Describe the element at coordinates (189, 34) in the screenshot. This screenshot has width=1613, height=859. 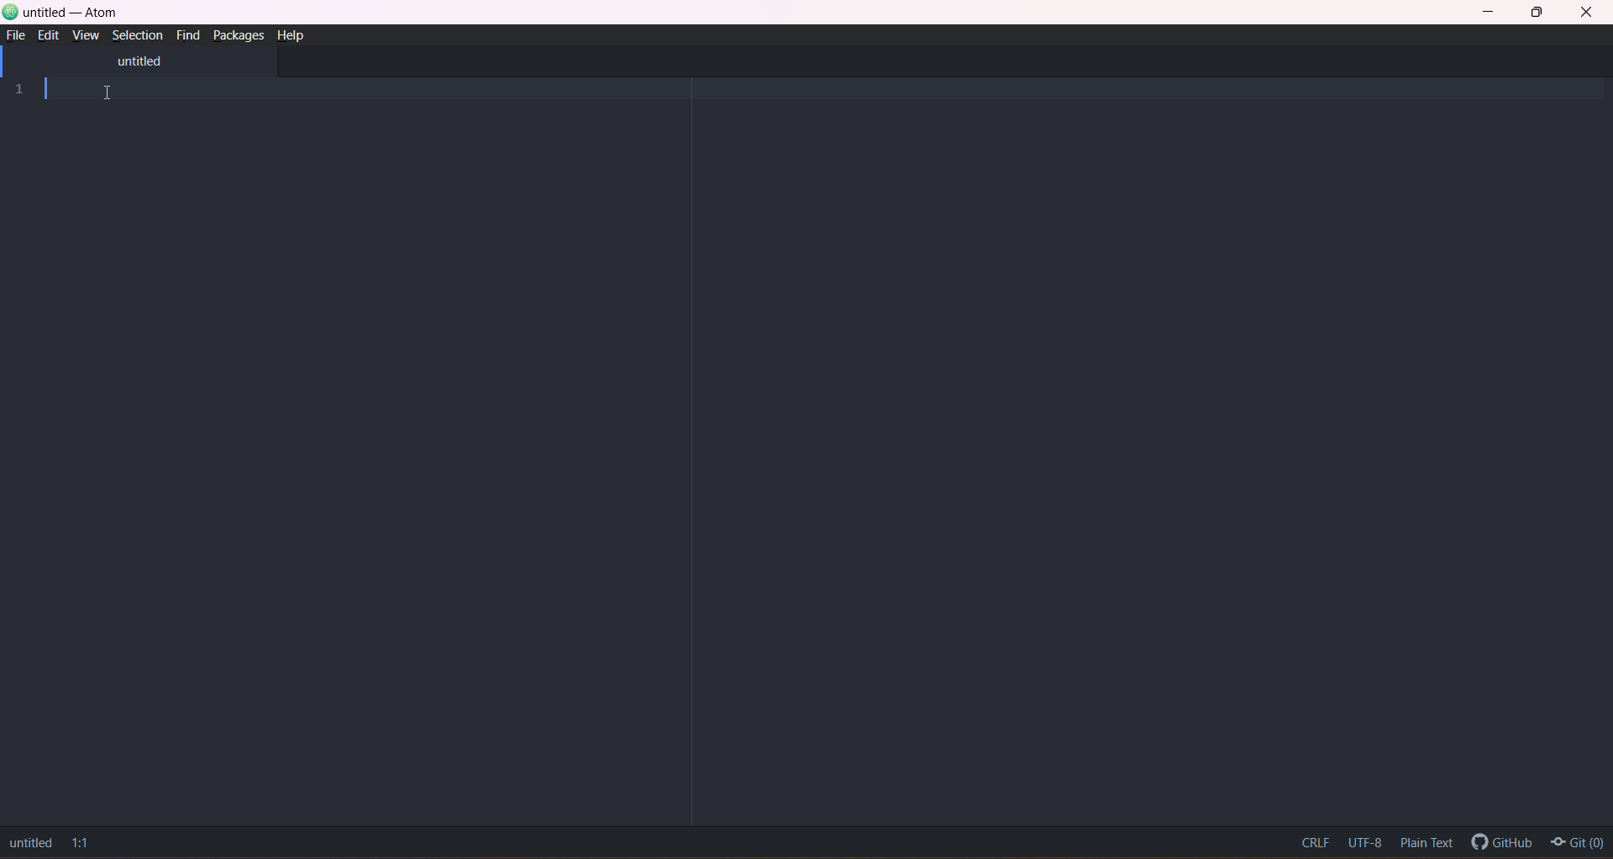
I see `Find` at that location.